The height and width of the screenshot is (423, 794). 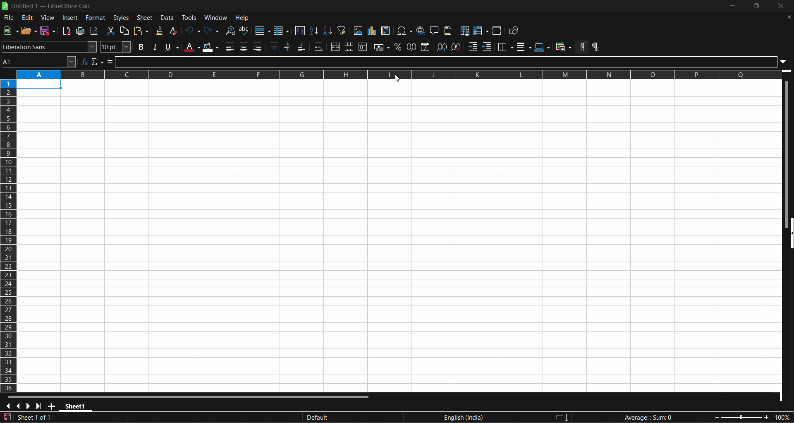 I want to click on name box, so click(x=39, y=62).